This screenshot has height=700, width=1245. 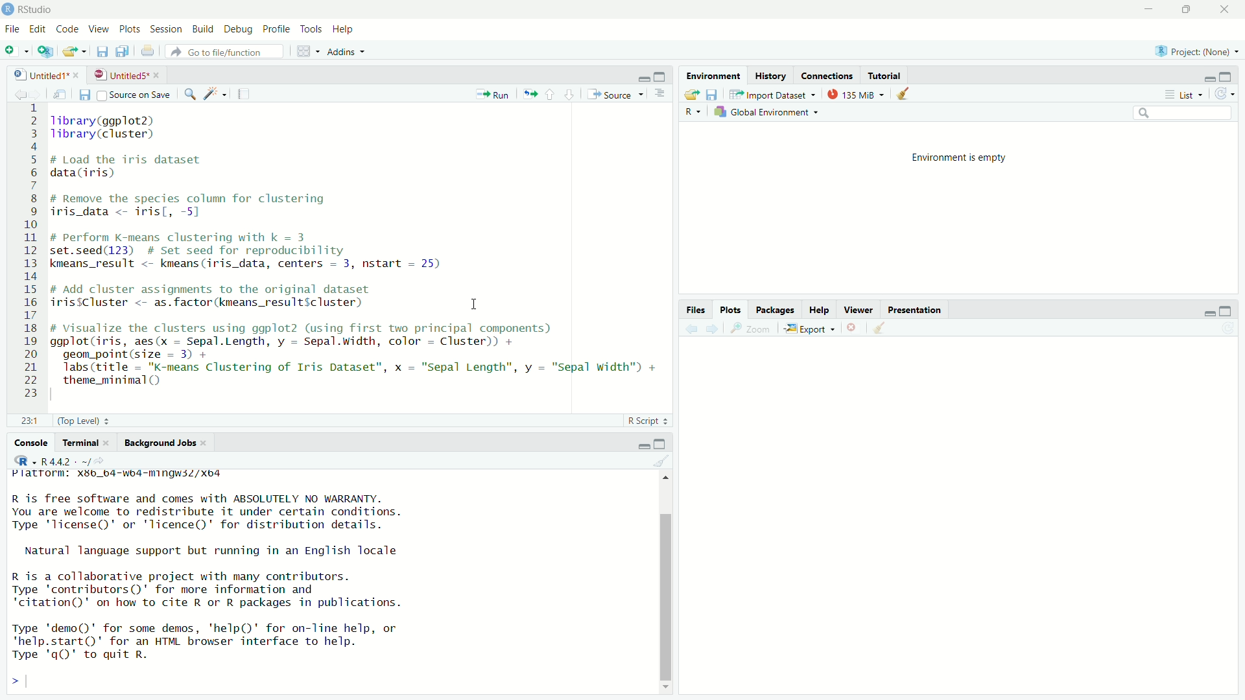 I want to click on RStudio, so click(x=36, y=8).